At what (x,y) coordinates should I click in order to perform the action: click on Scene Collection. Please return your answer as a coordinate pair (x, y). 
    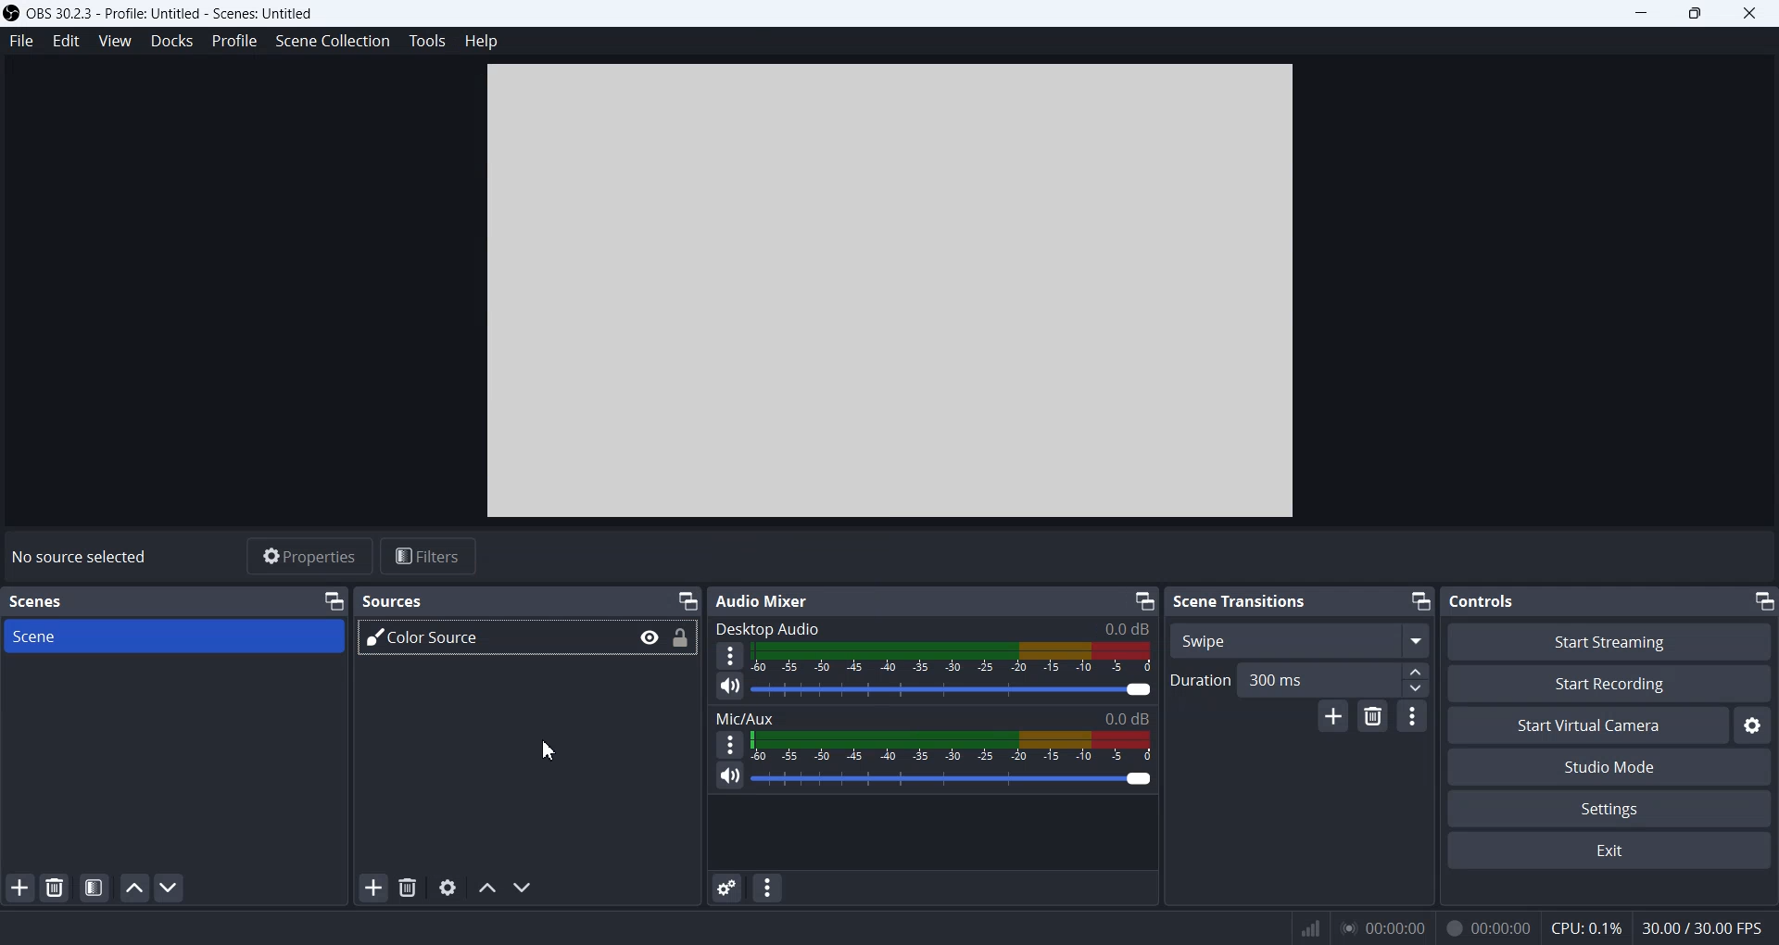
    Looking at the image, I should click on (333, 42).